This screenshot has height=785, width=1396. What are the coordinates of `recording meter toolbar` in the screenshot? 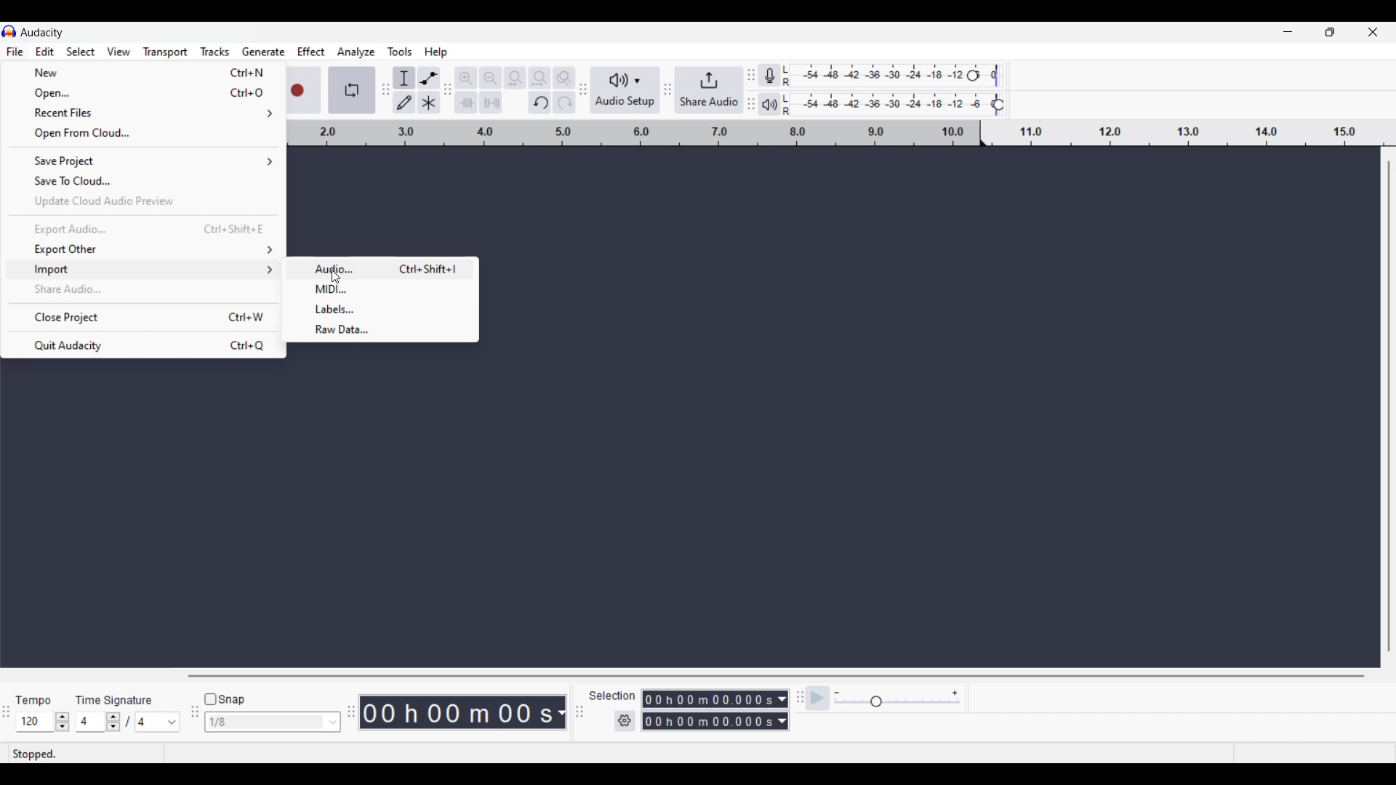 It's located at (751, 70).